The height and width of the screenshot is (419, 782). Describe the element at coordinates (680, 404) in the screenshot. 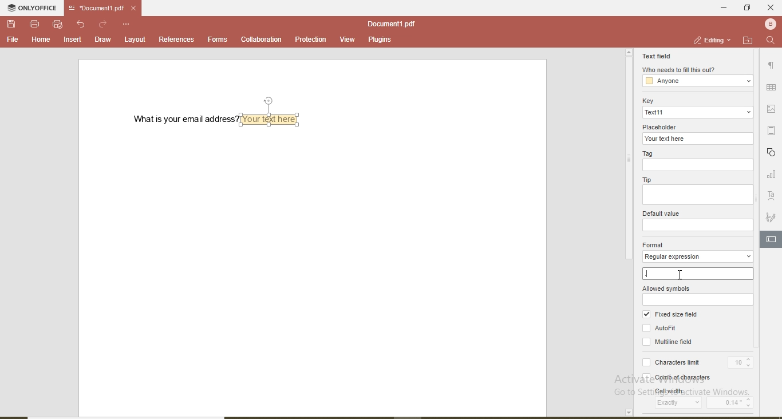

I see `exactly` at that location.